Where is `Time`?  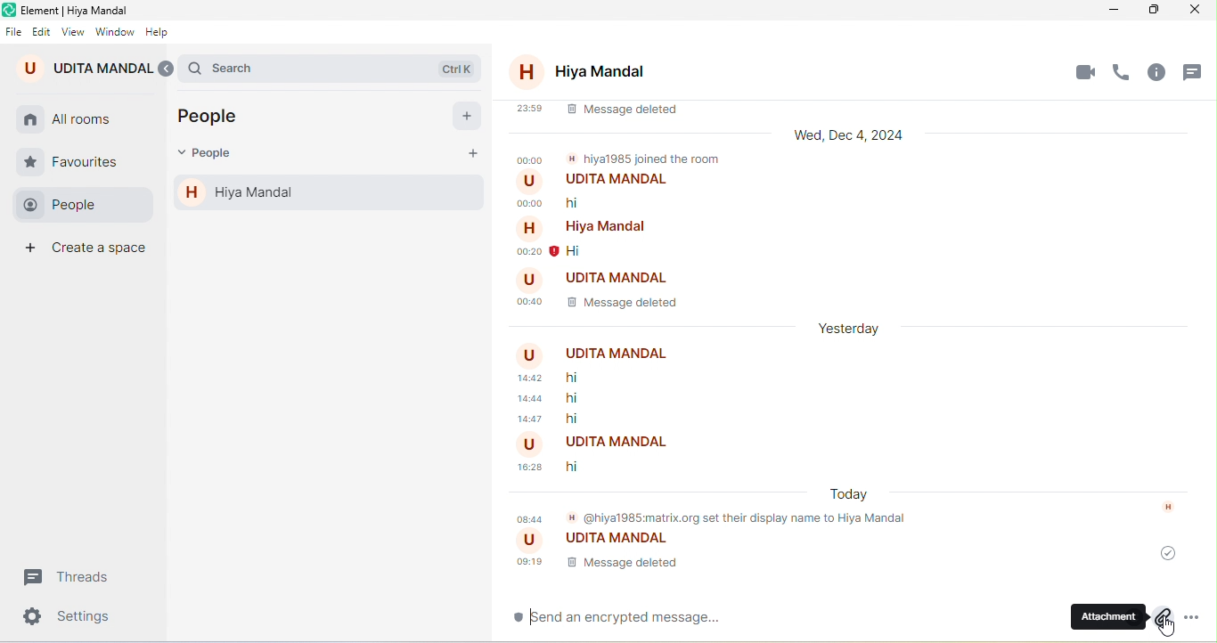
Time is located at coordinates (531, 304).